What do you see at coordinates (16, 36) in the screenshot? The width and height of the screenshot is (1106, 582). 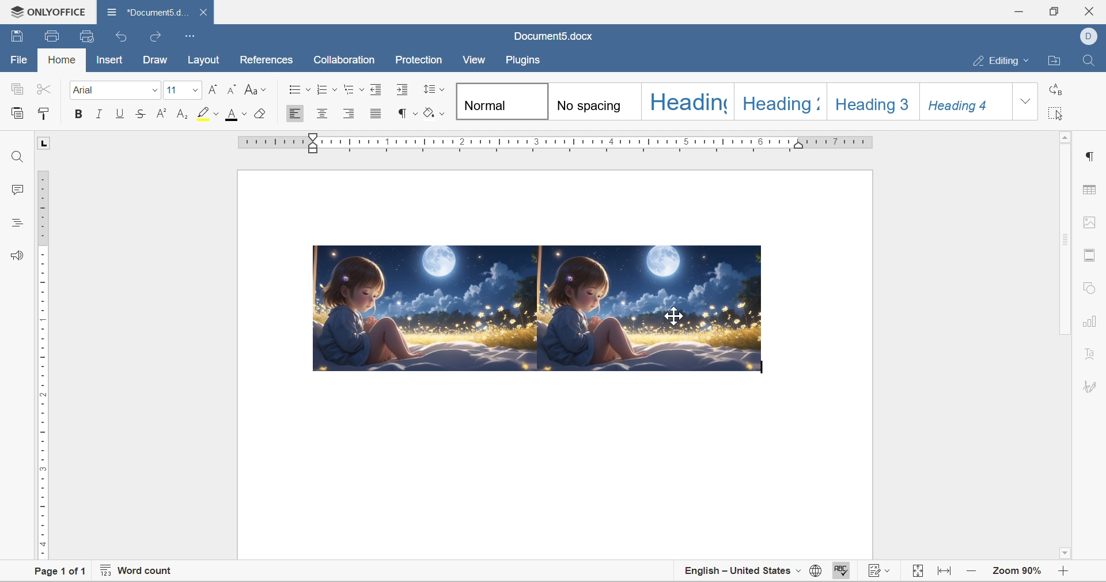 I see `save` at bounding box center [16, 36].